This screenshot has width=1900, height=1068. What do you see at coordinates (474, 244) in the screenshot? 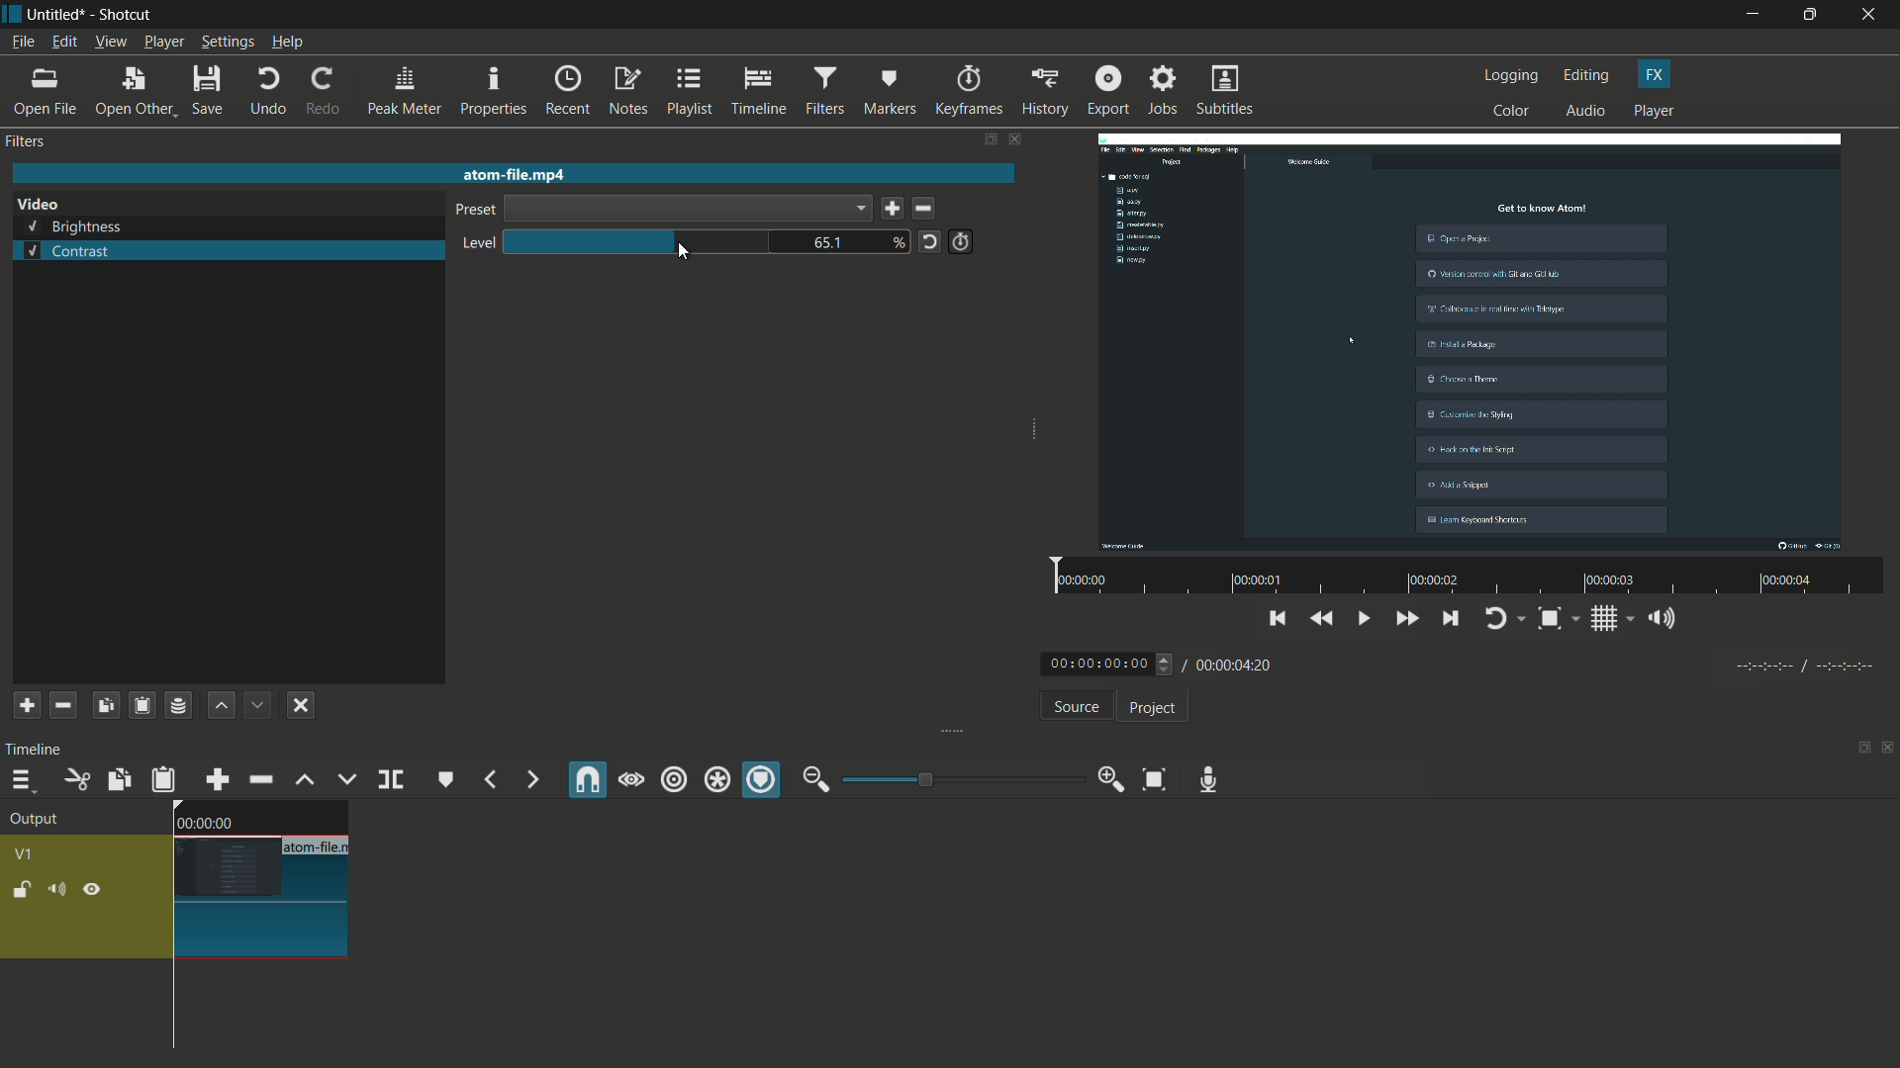
I see `level` at bounding box center [474, 244].